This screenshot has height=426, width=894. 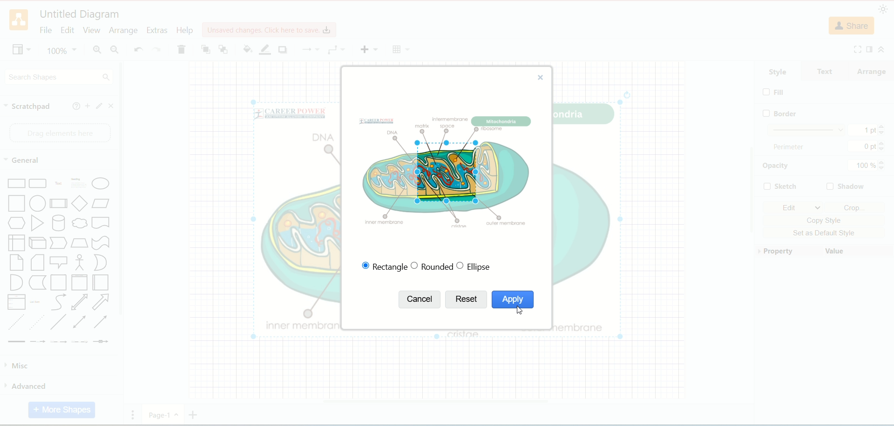 I want to click on image, so click(x=445, y=168).